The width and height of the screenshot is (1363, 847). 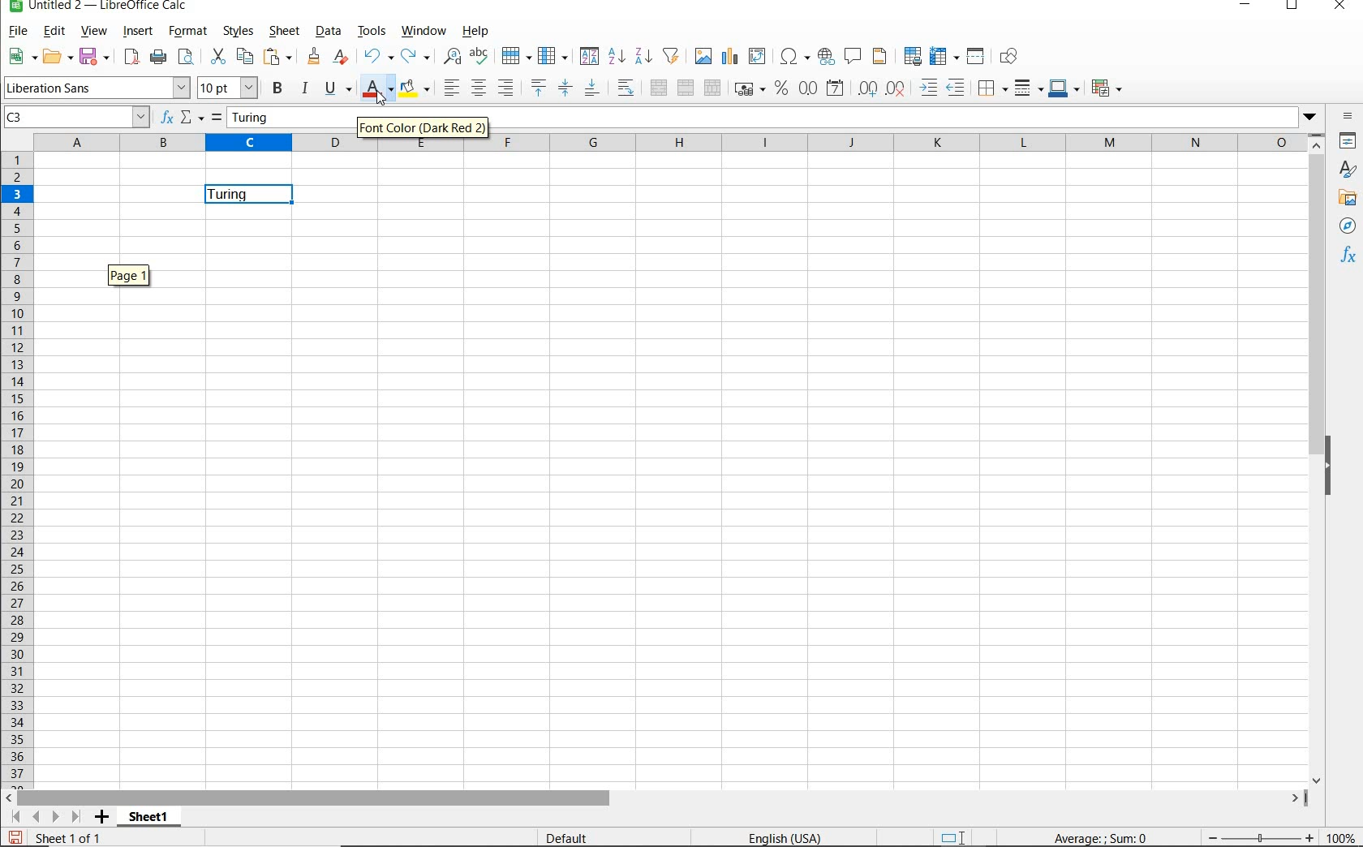 I want to click on ZOOM FACTOR, so click(x=1343, y=838).